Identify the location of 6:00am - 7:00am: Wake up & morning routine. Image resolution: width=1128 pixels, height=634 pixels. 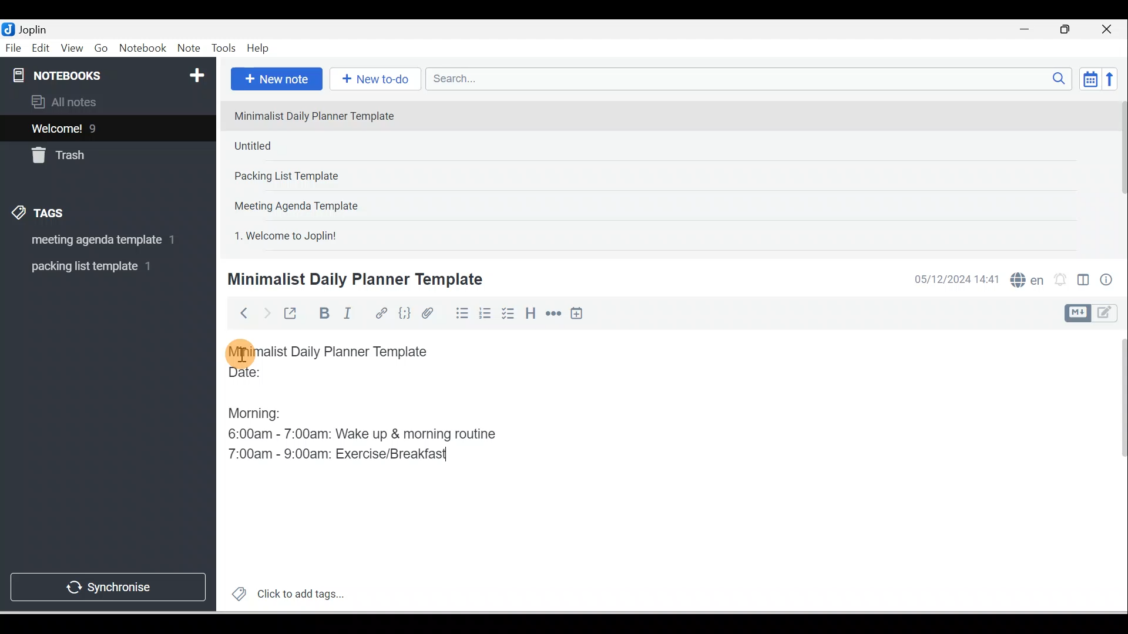
(366, 434).